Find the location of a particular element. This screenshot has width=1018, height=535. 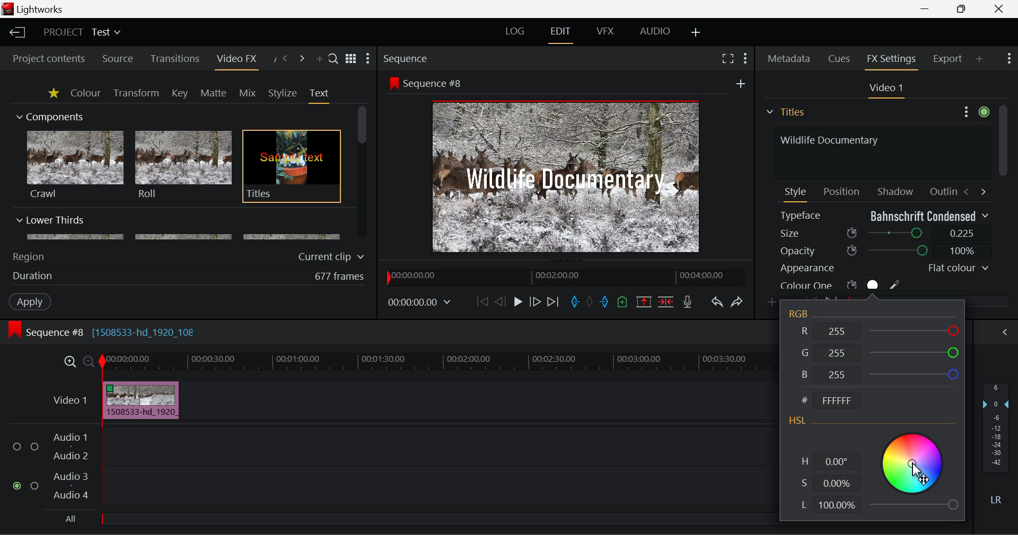

Audio 1 is located at coordinates (69, 439).